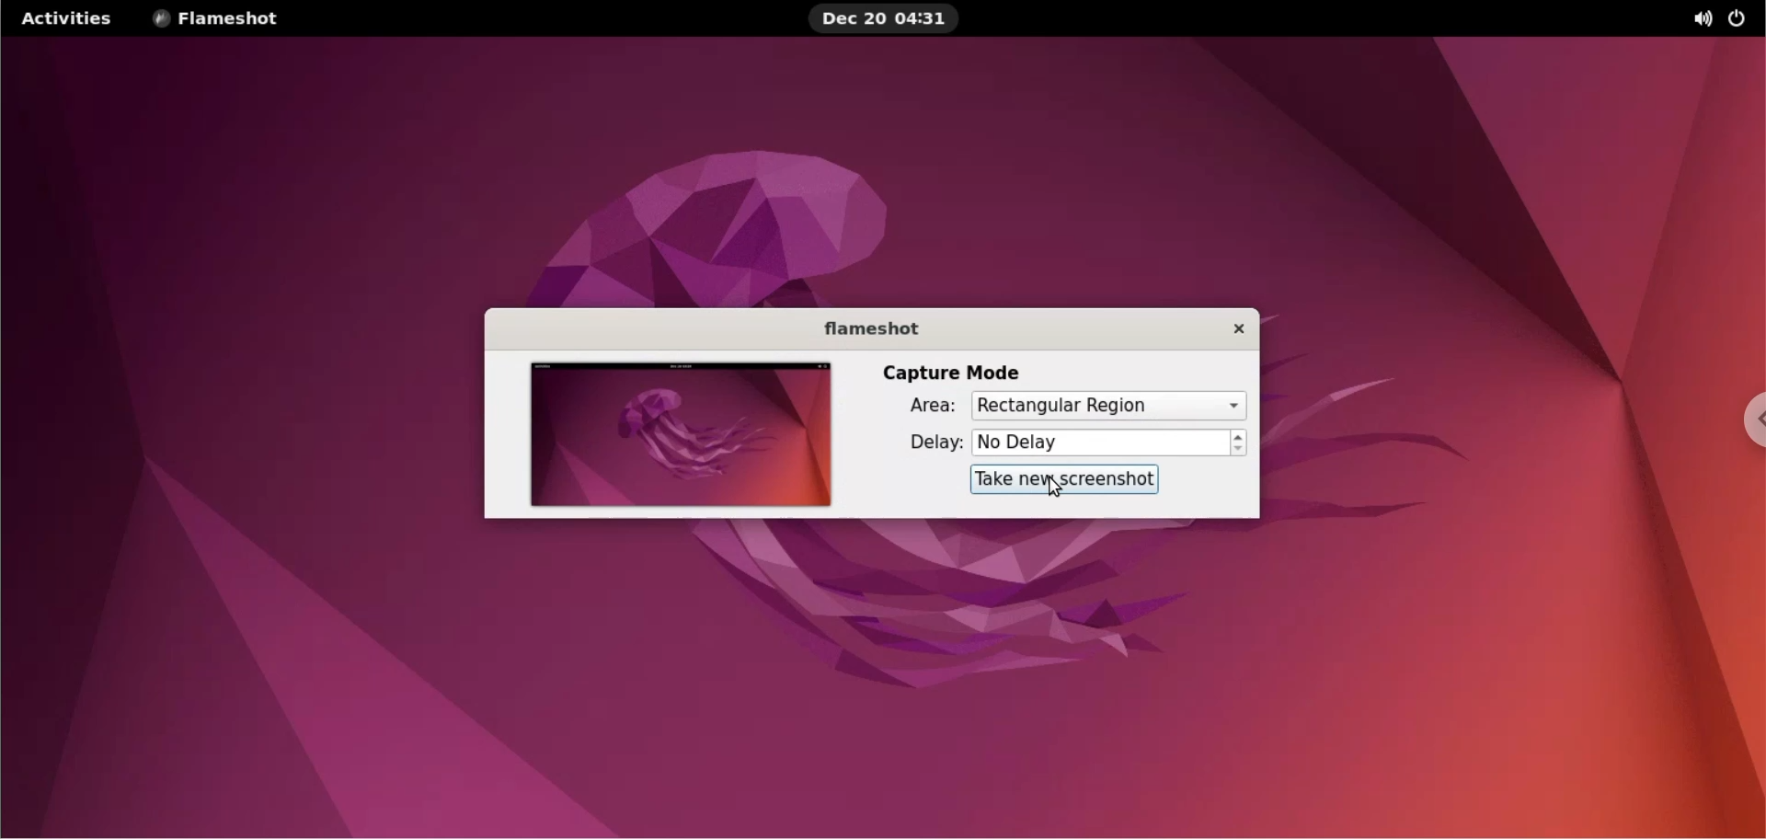 The width and height of the screenshot is (1766, 839). What do you see at coordinates (677, 438) in the screenshot?
I see `screenshot preview` at bounding box center [677, 438].